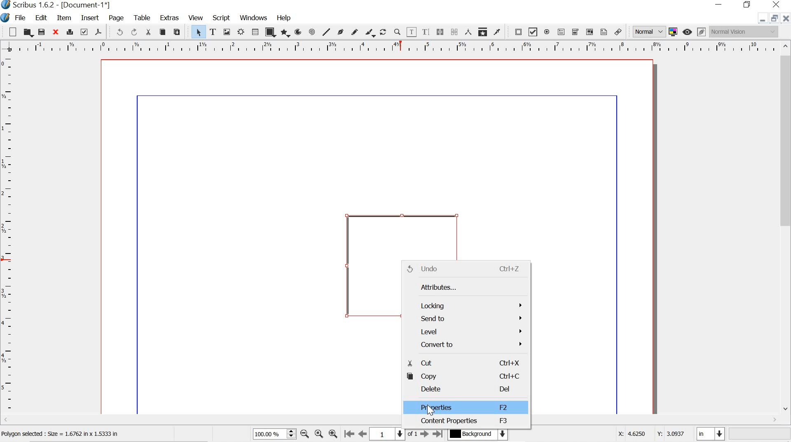 Image resolution: width=791 pixels, height=442 pixels. I want to click on pdf list box, so click(589, 32).